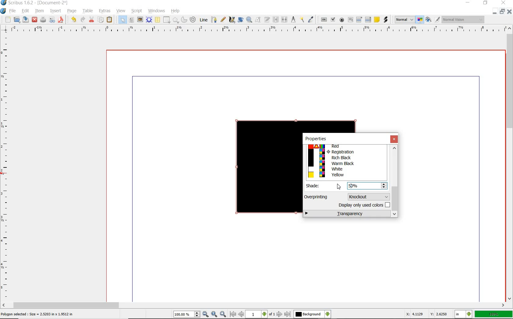 The height and width of the screenshot is (319, 513). I want to click on new, so click(8, 20).